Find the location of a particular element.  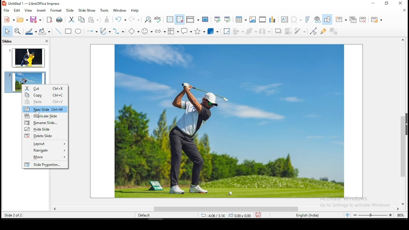

tools is located at coordinates (104, 11).